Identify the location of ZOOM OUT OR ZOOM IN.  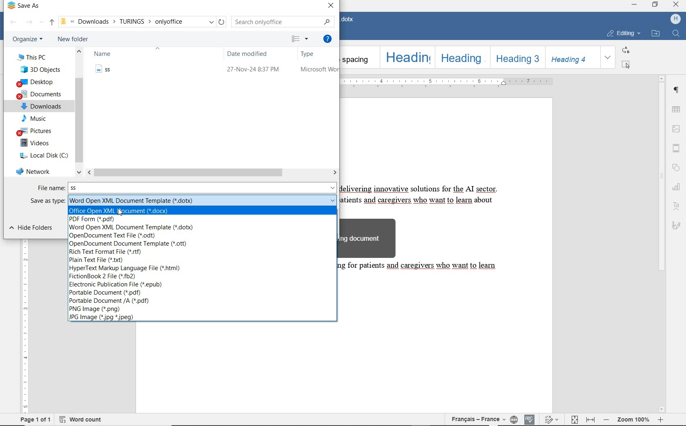
(635, 419).